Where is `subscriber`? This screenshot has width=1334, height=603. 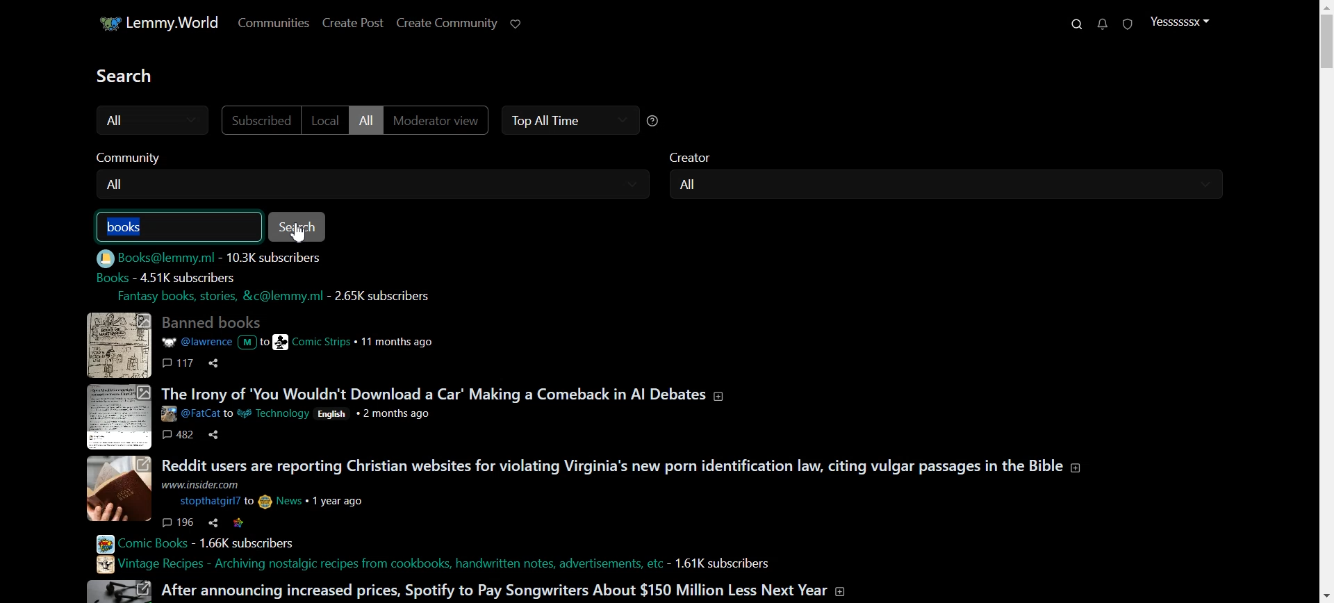
subscriber is located at coordinates (379, 297).